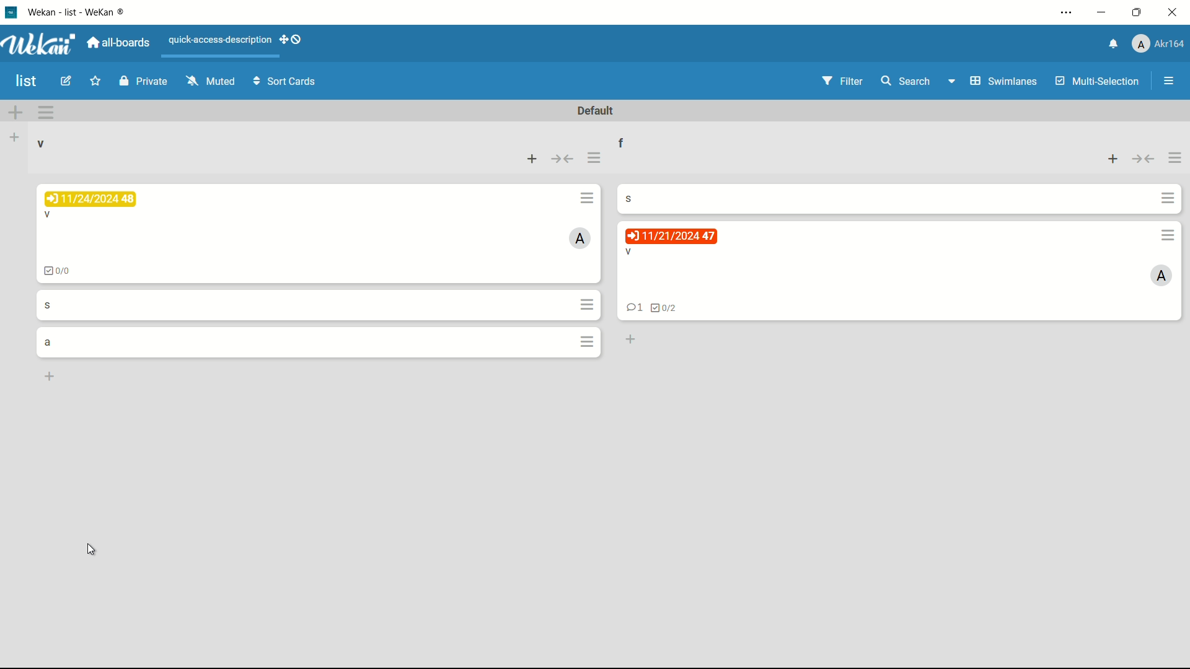 This screenshot has height=669, width=1190. What do you see at coordinates (1161, 276) in the screenshot?
I see `admin` at bounding box center [1161, 276].